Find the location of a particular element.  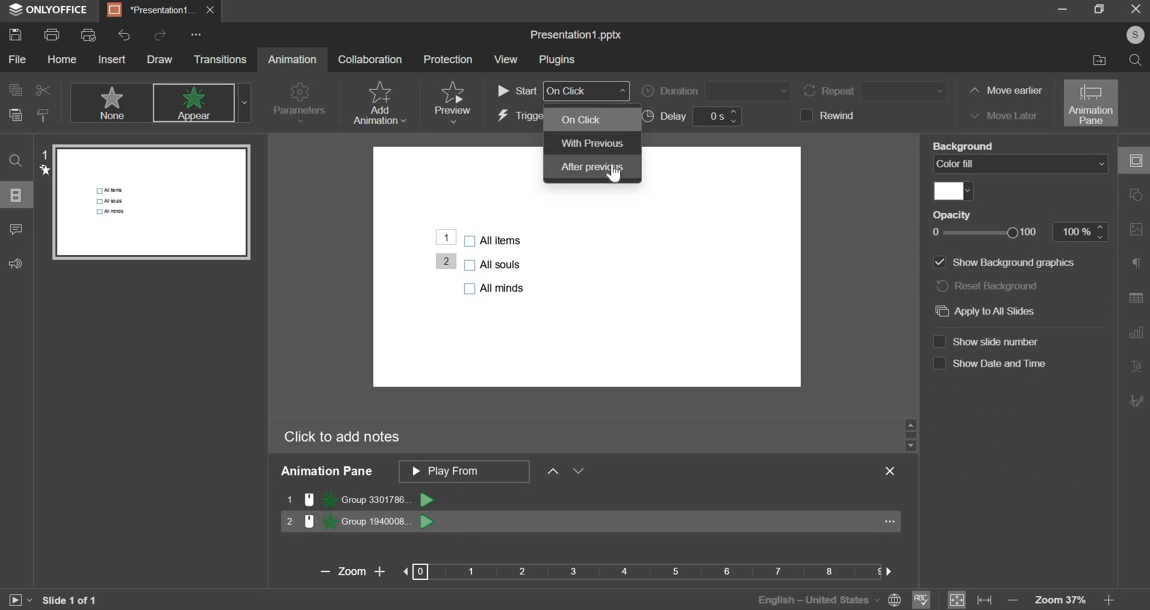

protection is located at coordinates (446, 59).